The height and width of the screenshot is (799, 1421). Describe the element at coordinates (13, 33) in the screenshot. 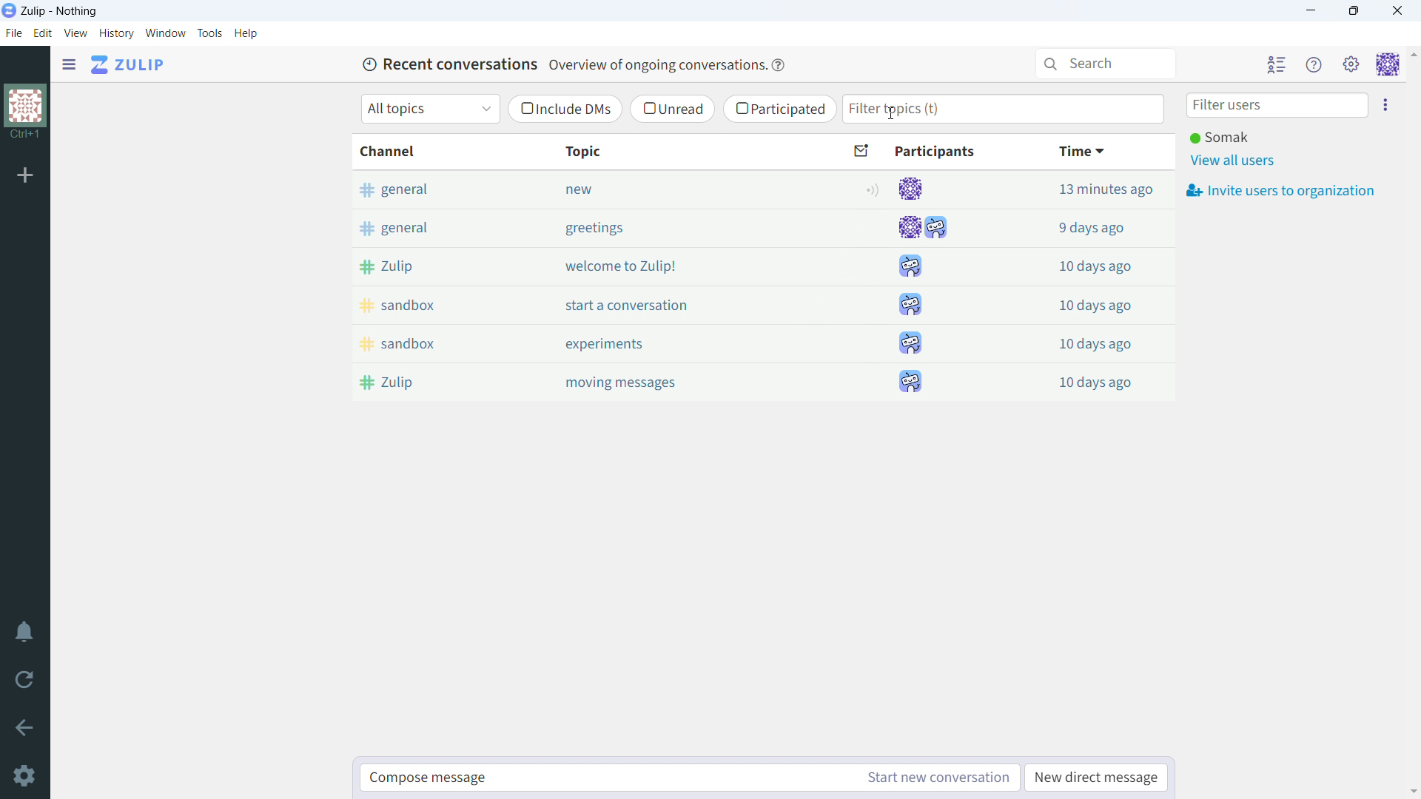

I see `file` at that location.